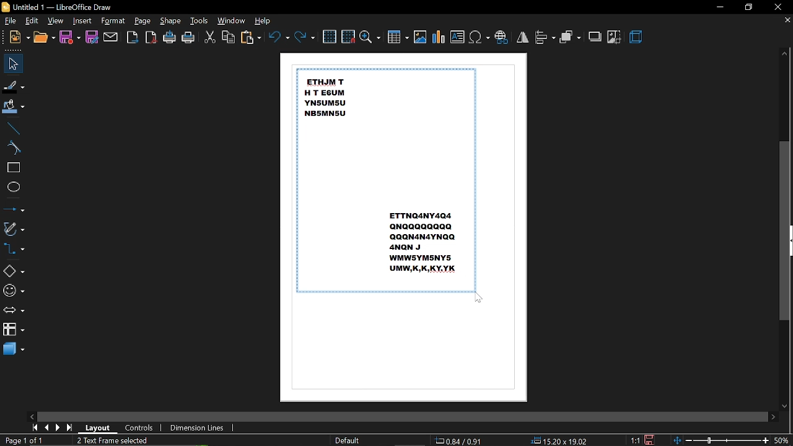 The width and height of the screenshot is (793, 446). Describe the element at coordinates (457, 37) in the screenshot. I see `insert text` at that location.